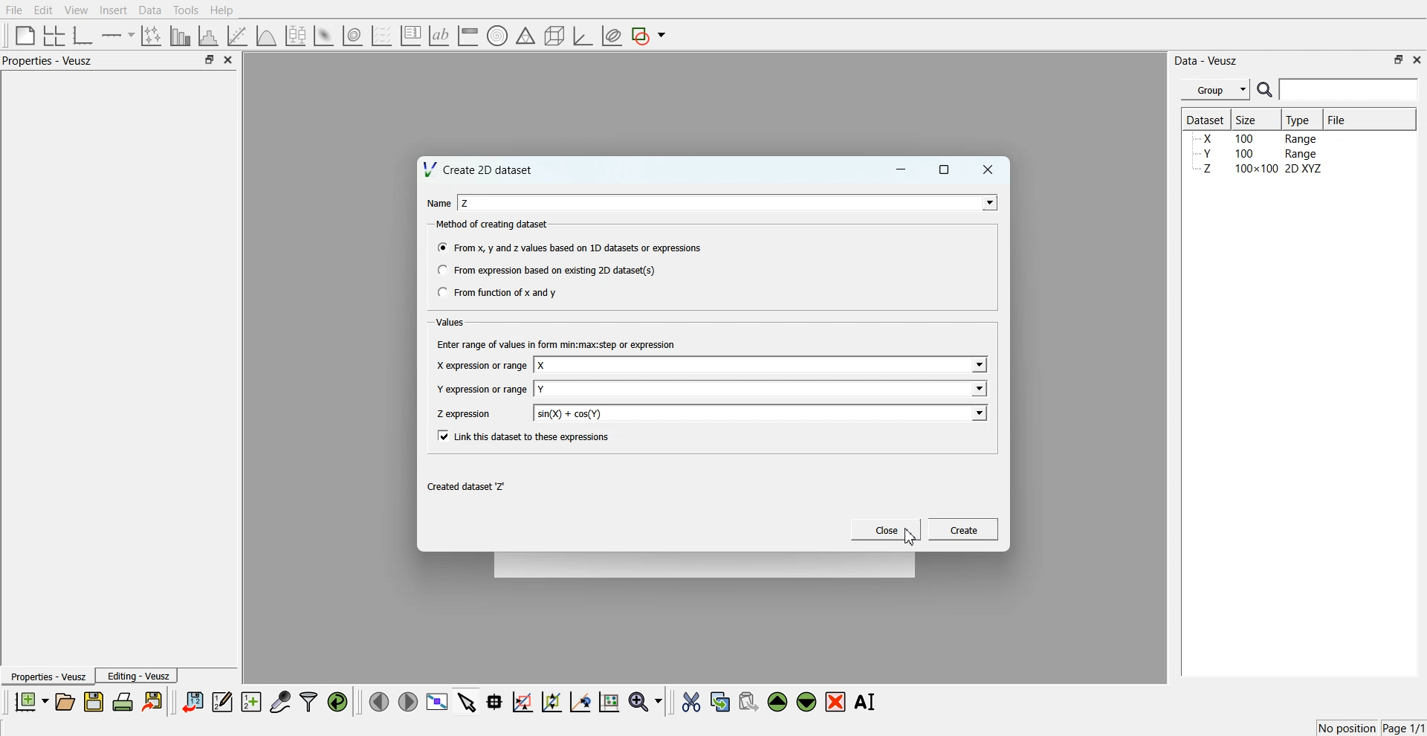 This screenshot has height=736, width=1427. I want to click on 3D Graph, so click(583, 36).